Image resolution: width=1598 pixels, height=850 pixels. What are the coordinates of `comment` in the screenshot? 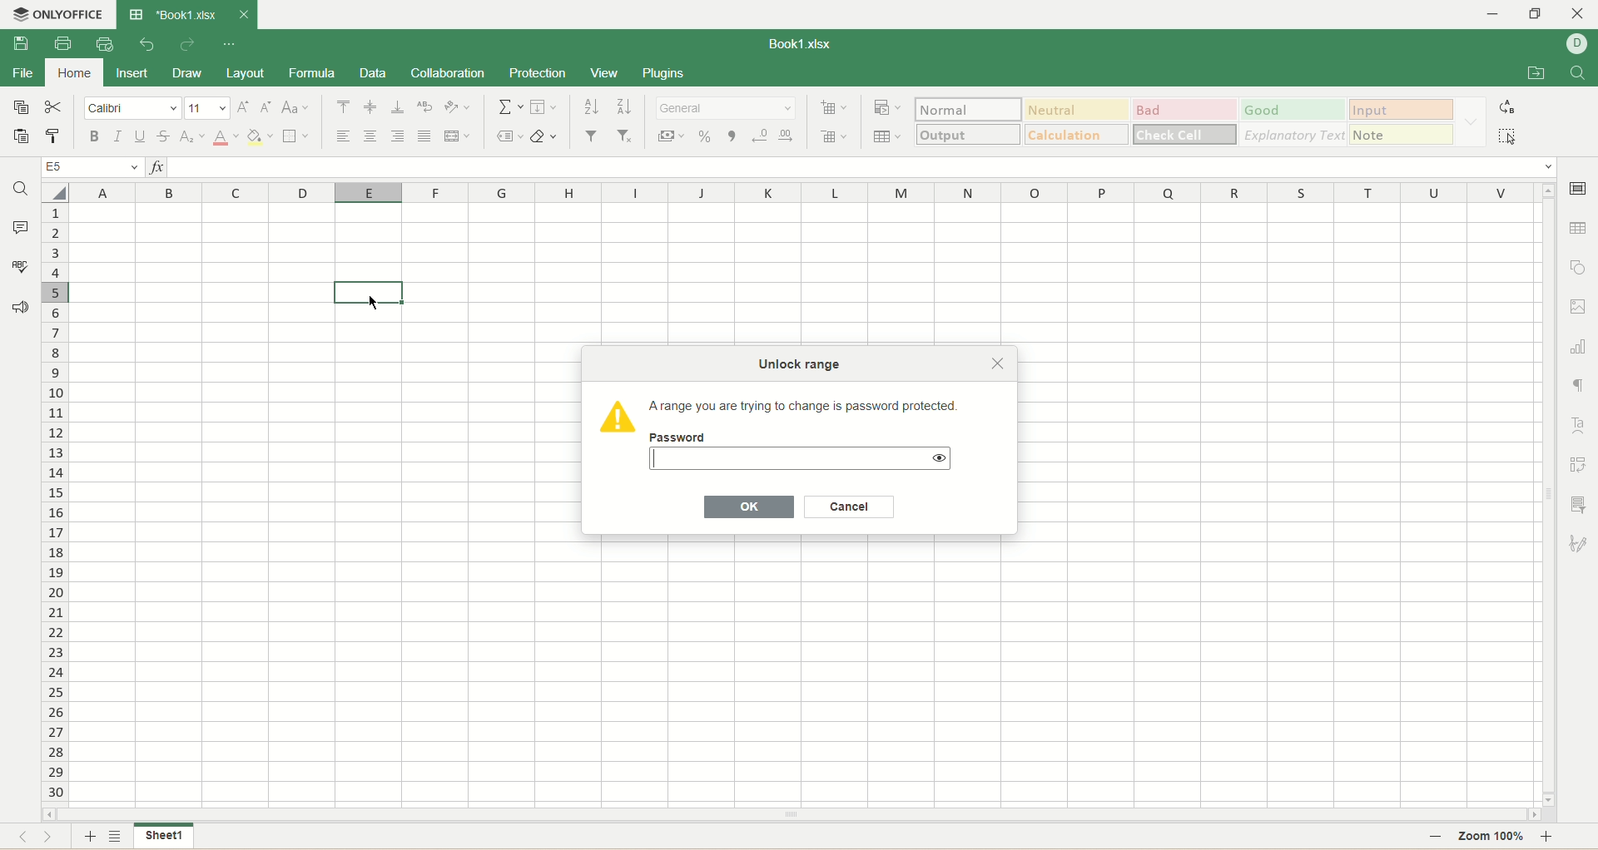 It's located at (21, 229).